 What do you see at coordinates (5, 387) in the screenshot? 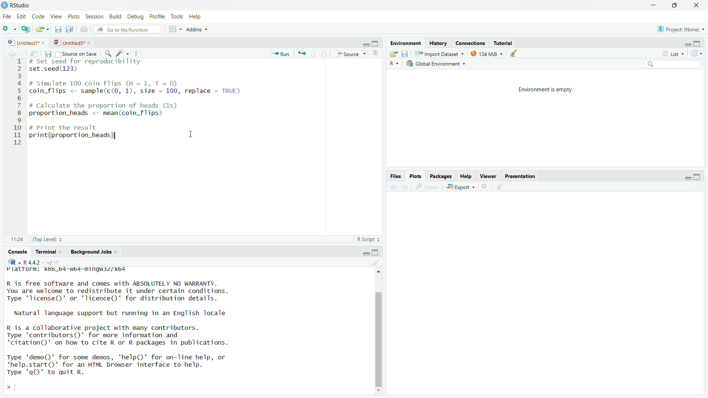
I see `prompt cursor` at bounding box center [5, 387].